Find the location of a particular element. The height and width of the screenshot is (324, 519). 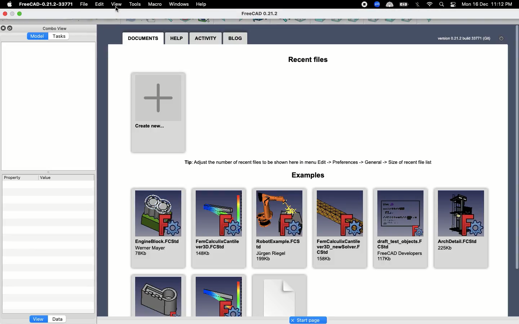

Data is located at coordinates (57, 319).